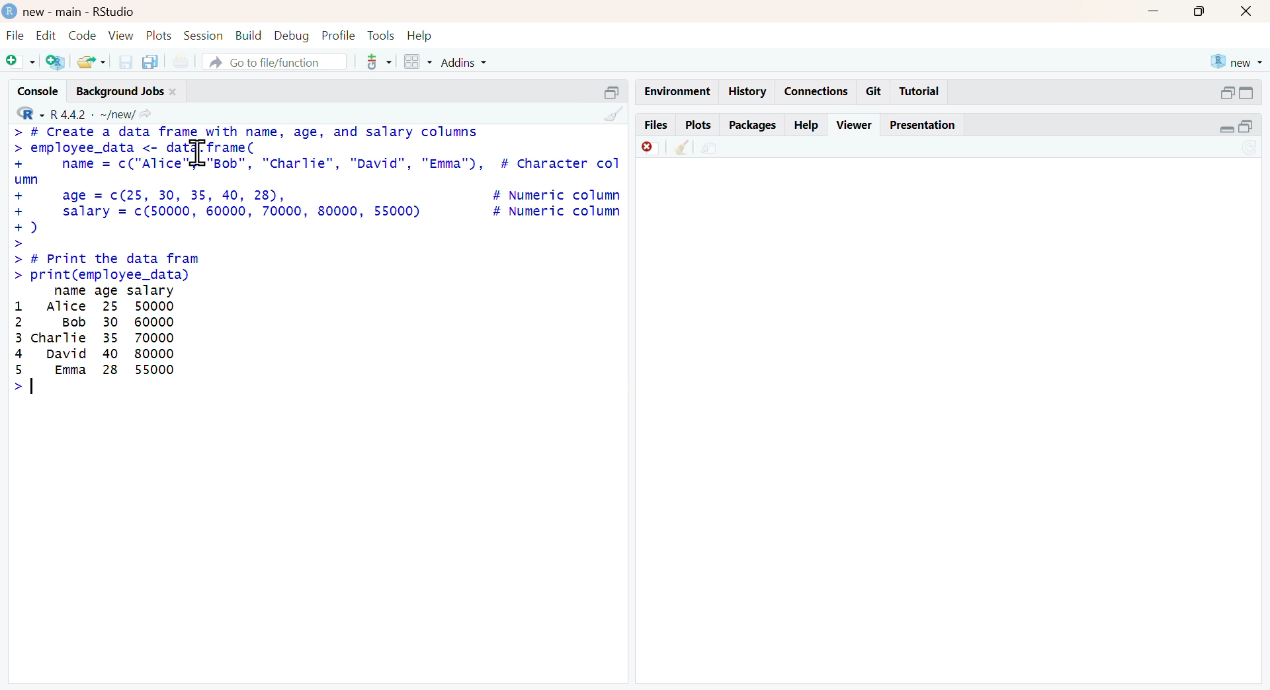 The height and width of the screenshot is (690, 1270). Describe the element at coordinates (1205, 13) in the screenshot. I see `maximize window` at that location.